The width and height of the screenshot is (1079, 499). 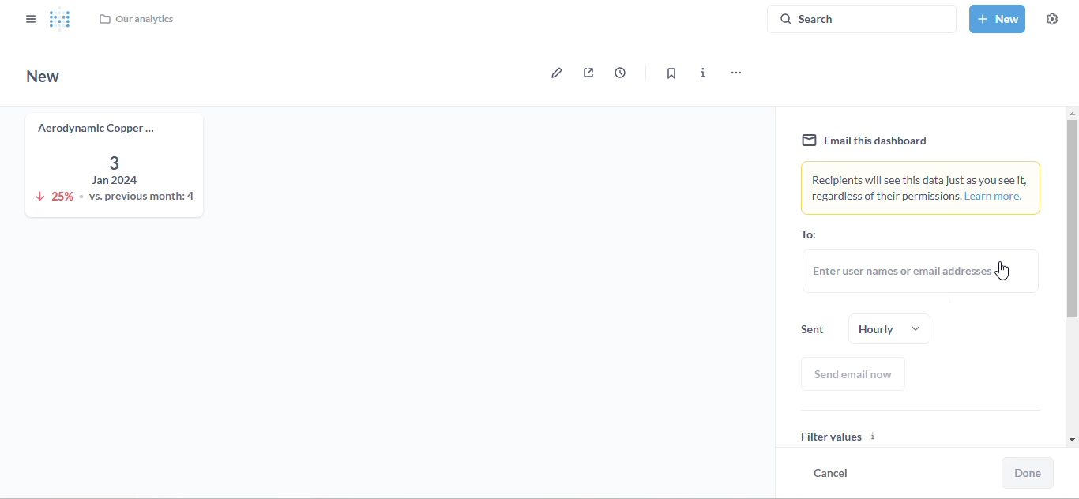 What do you see at coordinates (924, 428) in the screenshot?
I see `filter values` at bounding box center [924, 428].